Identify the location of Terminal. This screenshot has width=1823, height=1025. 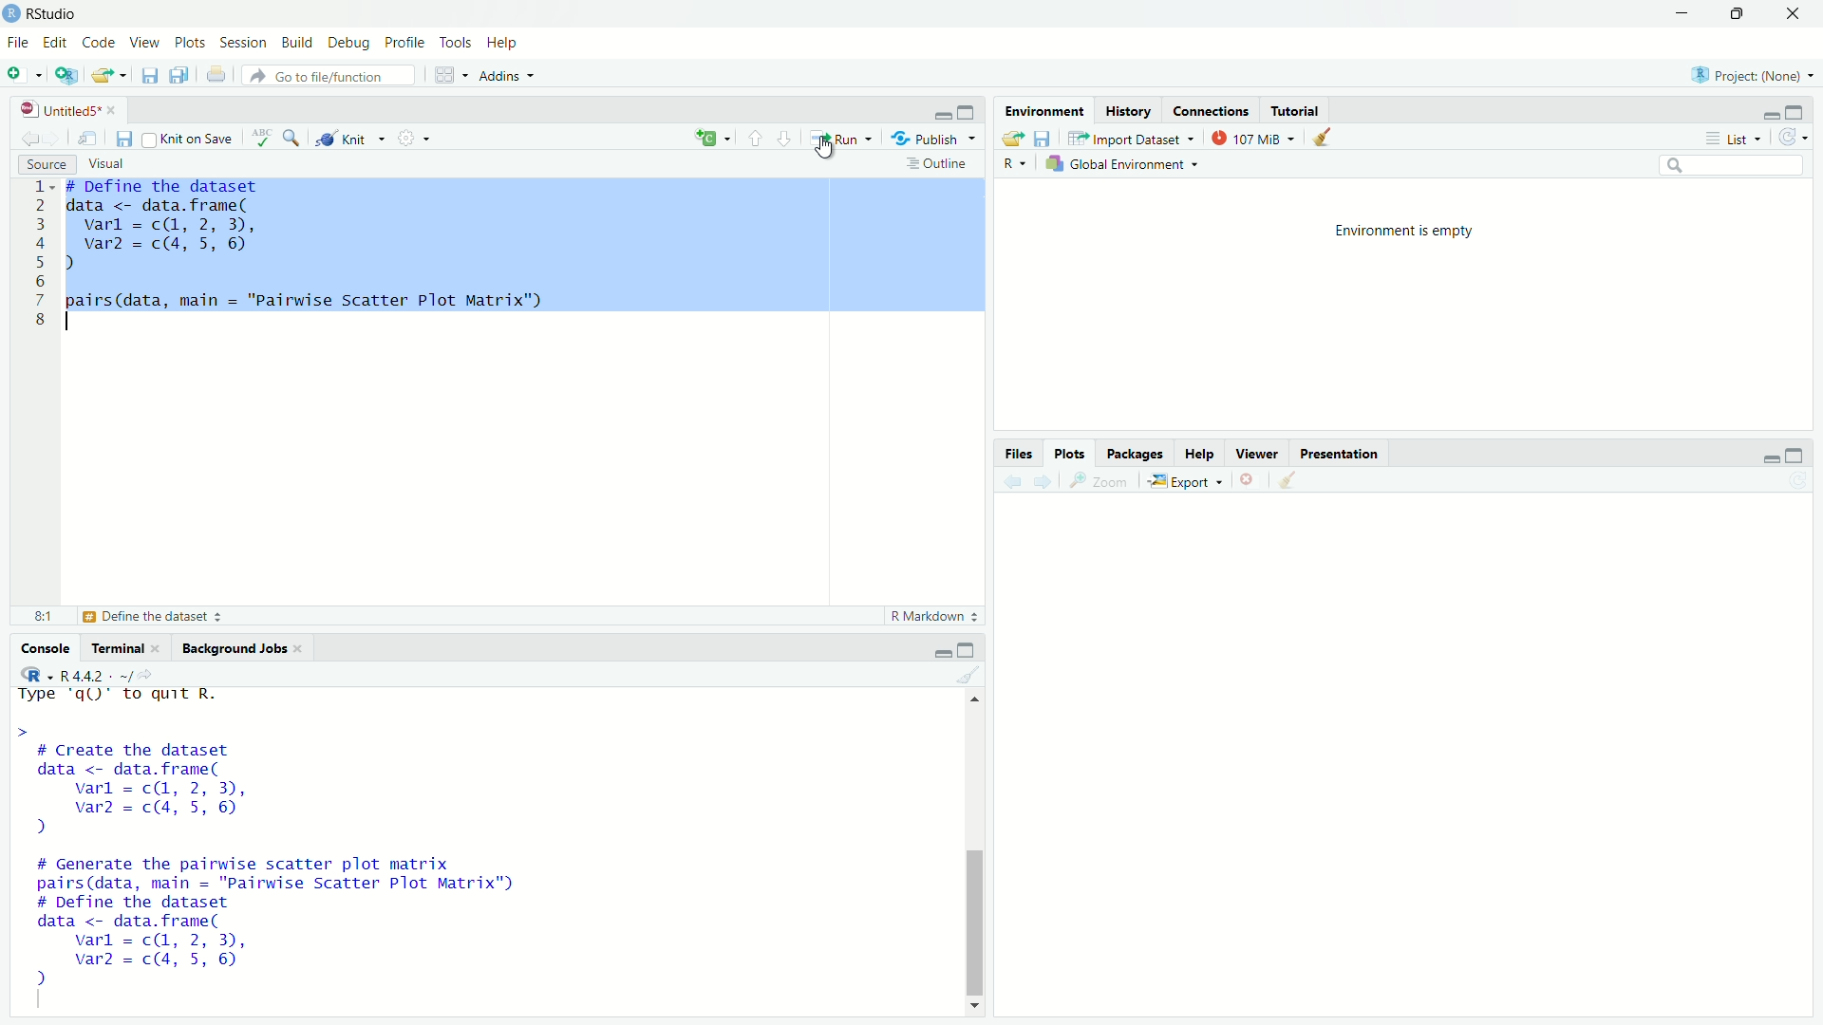
(124, 645).